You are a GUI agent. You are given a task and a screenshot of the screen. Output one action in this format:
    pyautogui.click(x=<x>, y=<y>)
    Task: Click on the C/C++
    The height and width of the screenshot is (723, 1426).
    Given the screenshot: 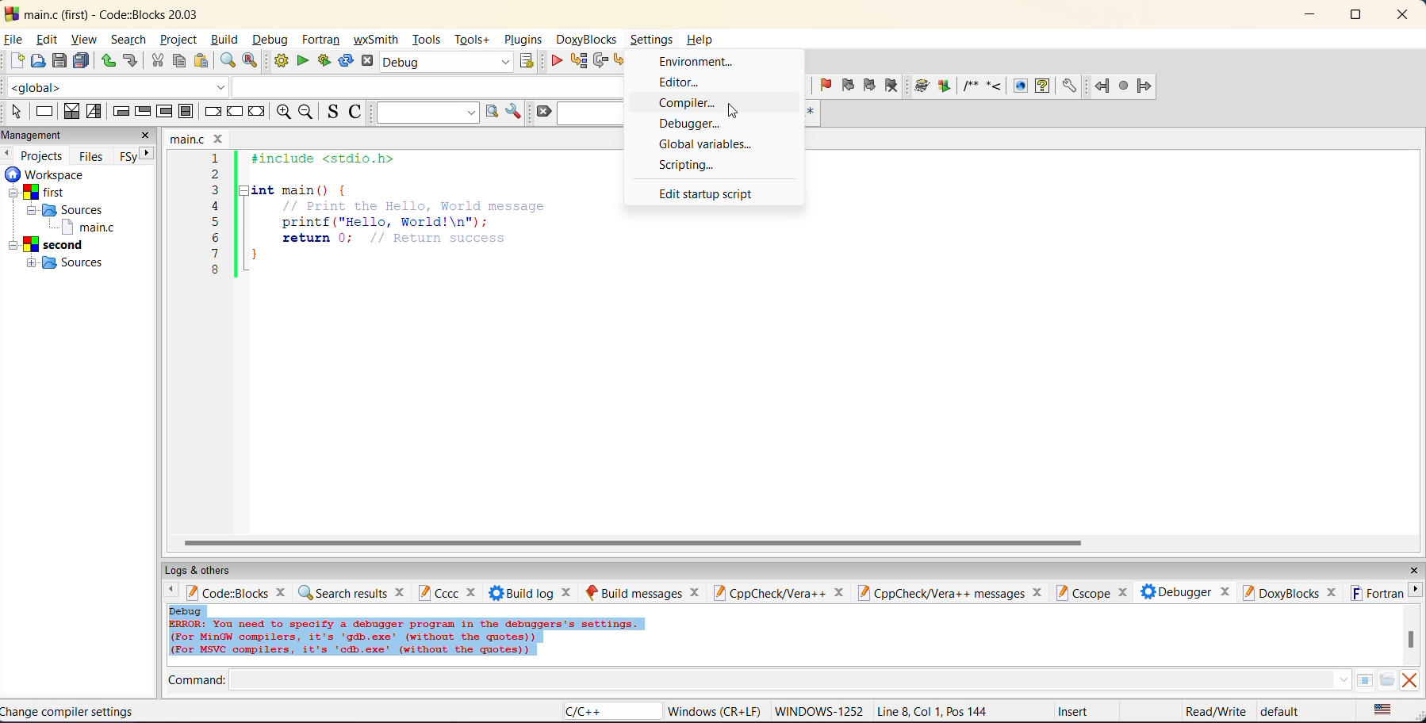 What is the action you would take?
    pyautogui.click(x=592, y=710)
    